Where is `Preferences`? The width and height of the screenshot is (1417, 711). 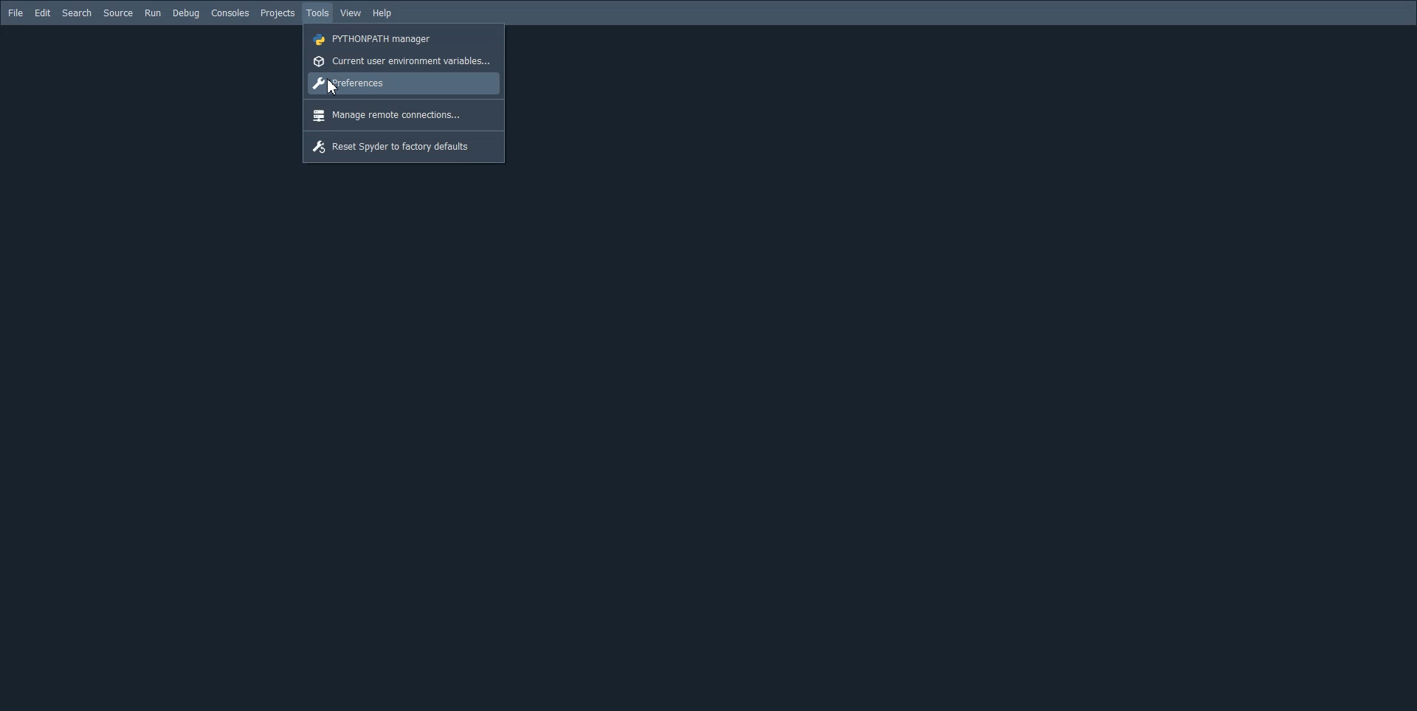 Preferences is located at coordinates (401, 85).